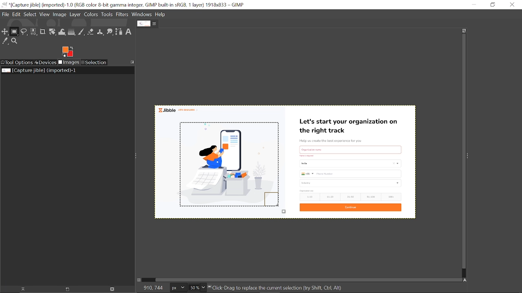  Describe the element at coordinates (46, 62) in the screenshot. I see `Devices` at that location.